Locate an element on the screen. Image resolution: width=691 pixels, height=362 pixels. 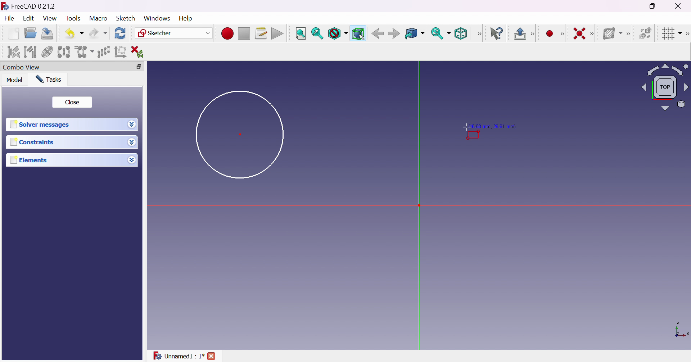
What's this? is located at coordinates (497, 33).